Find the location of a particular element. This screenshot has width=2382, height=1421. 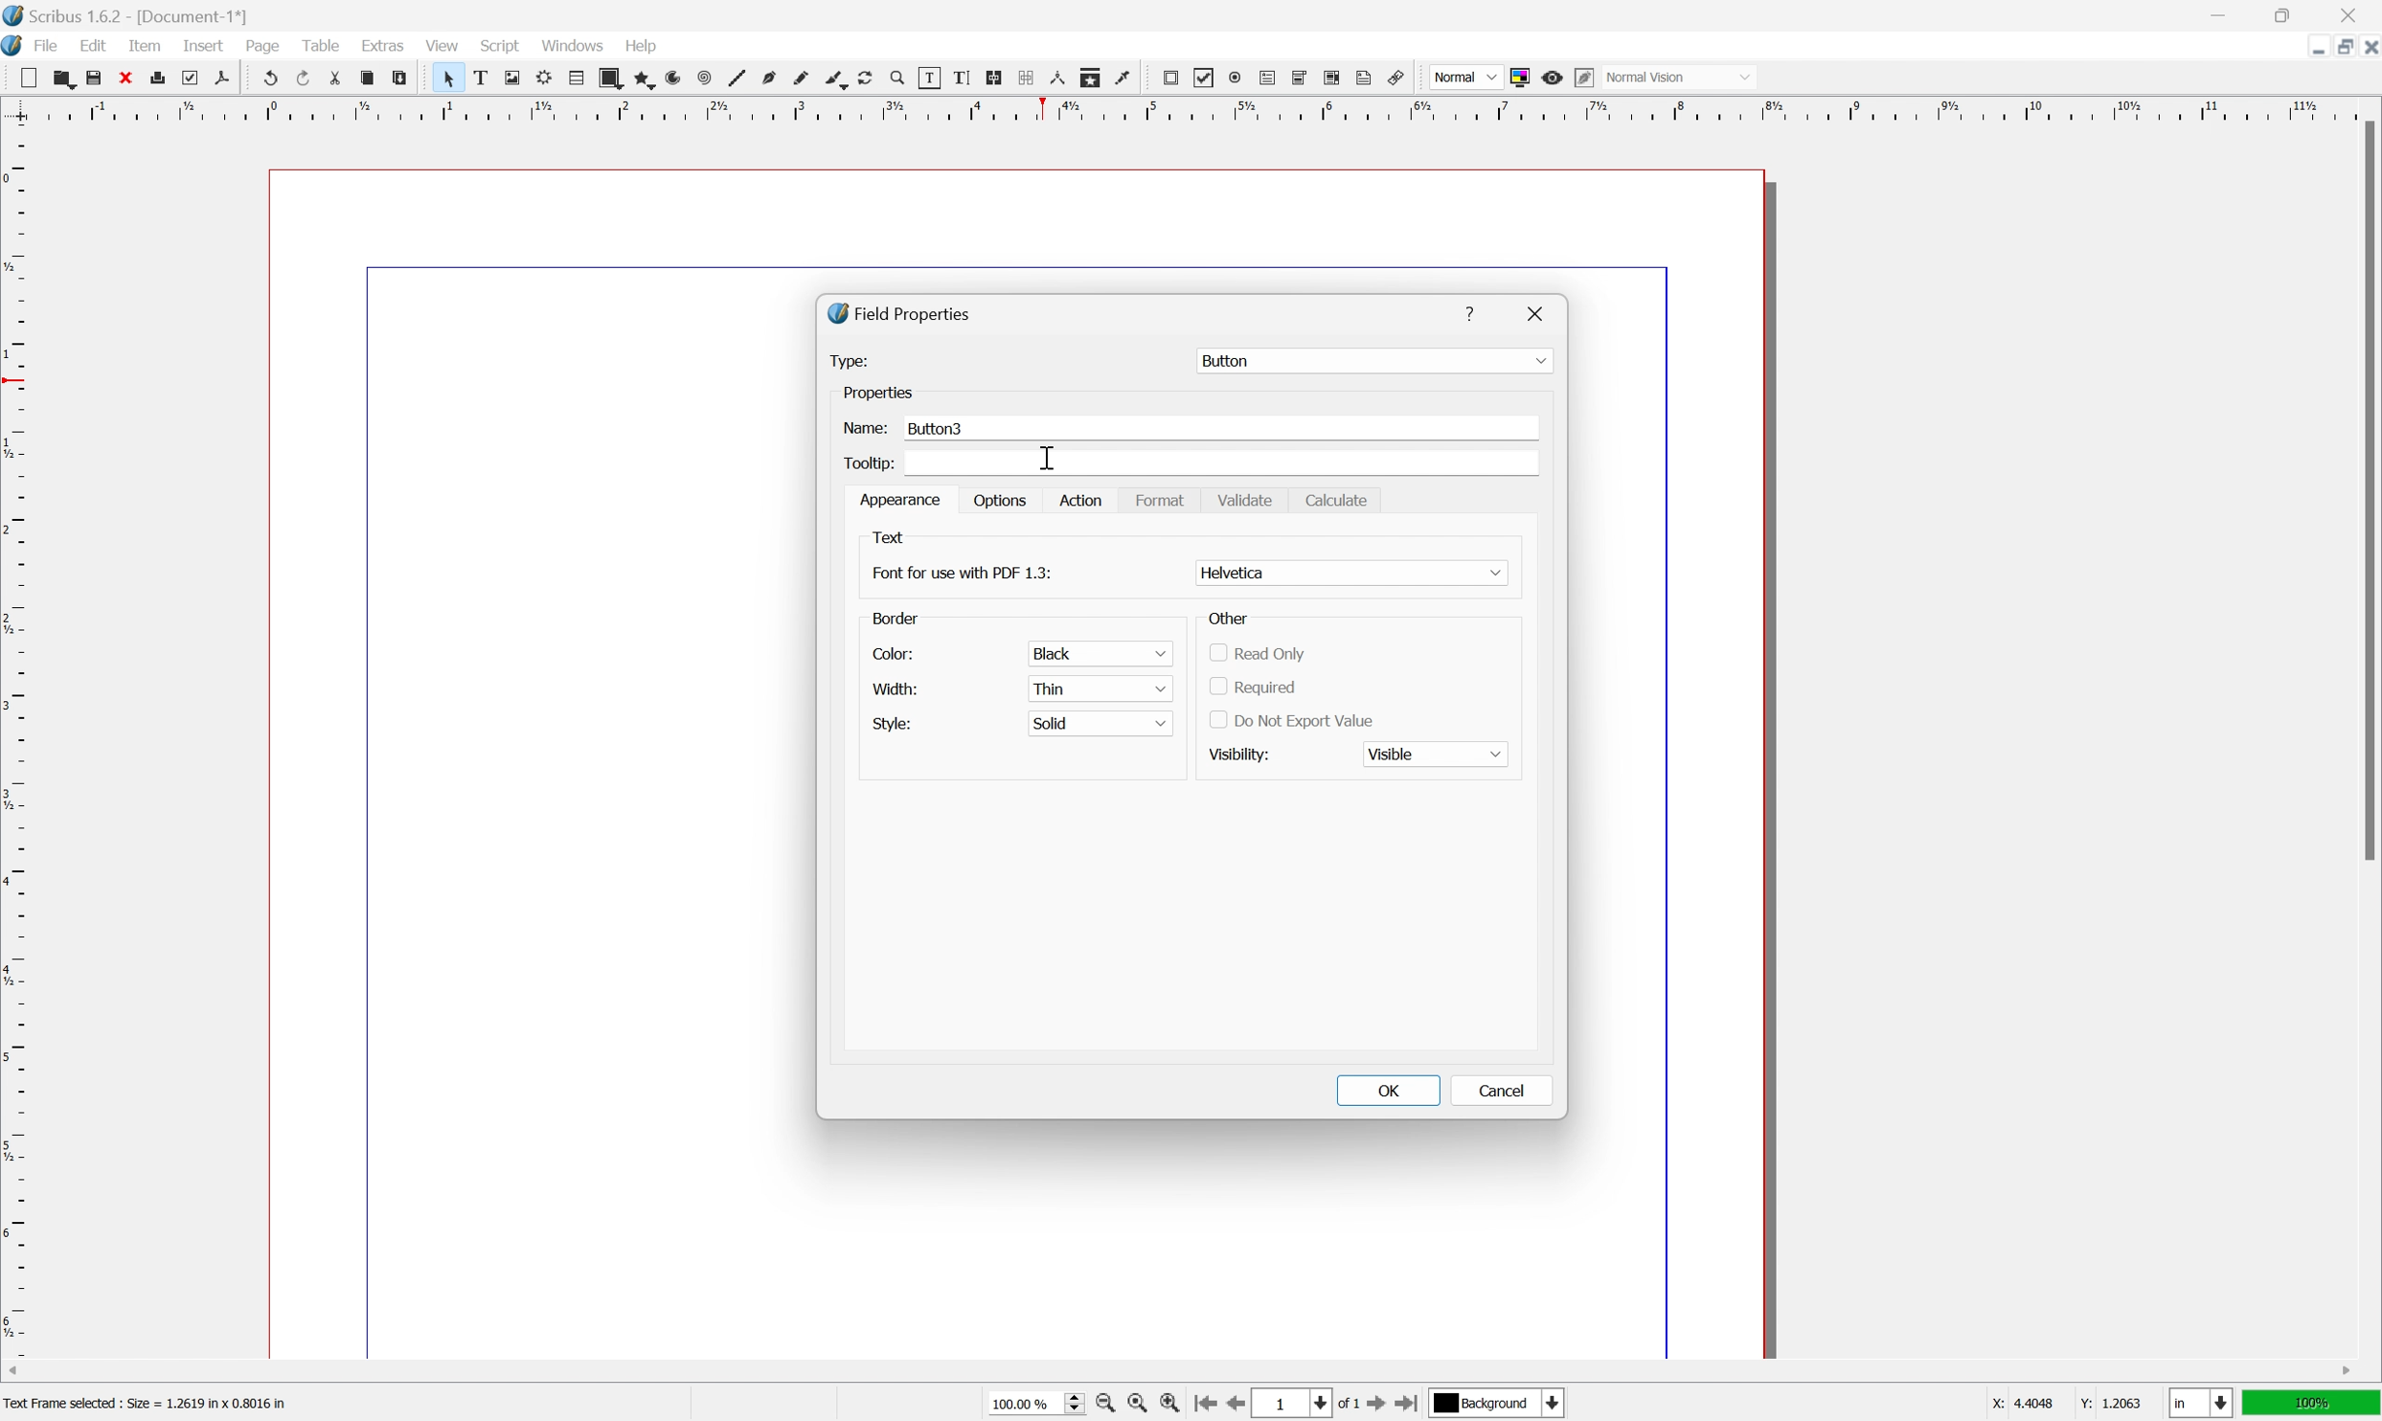

calligraphy line is located at coordinates (833, 79).